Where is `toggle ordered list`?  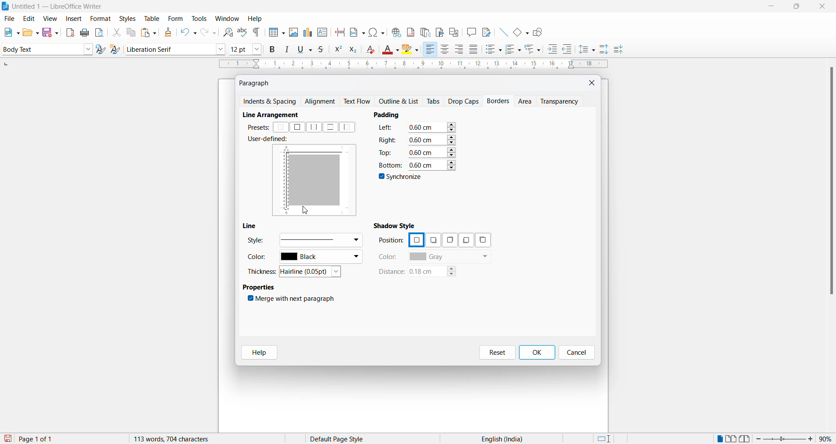
toggle ordered list is located at coordinates (514, 50).